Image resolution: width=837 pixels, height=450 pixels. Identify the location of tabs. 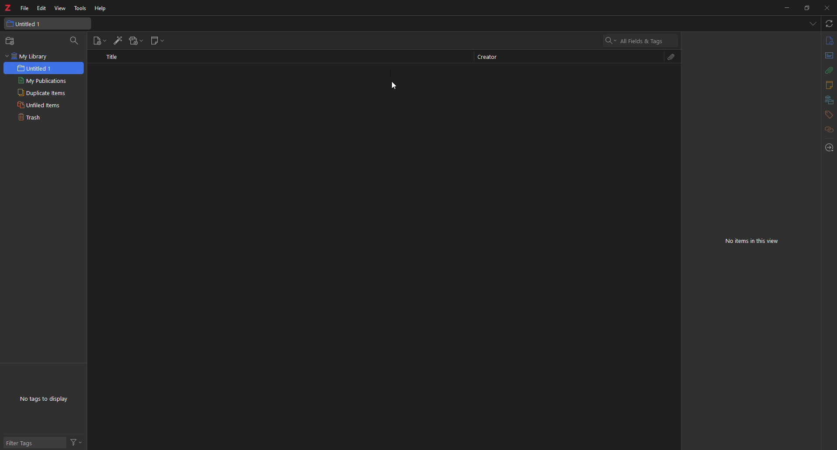
(811, 24).